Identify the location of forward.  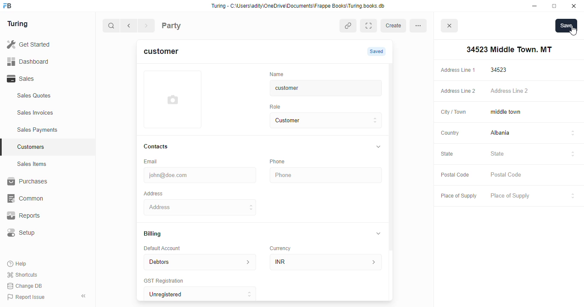
(147, 27).